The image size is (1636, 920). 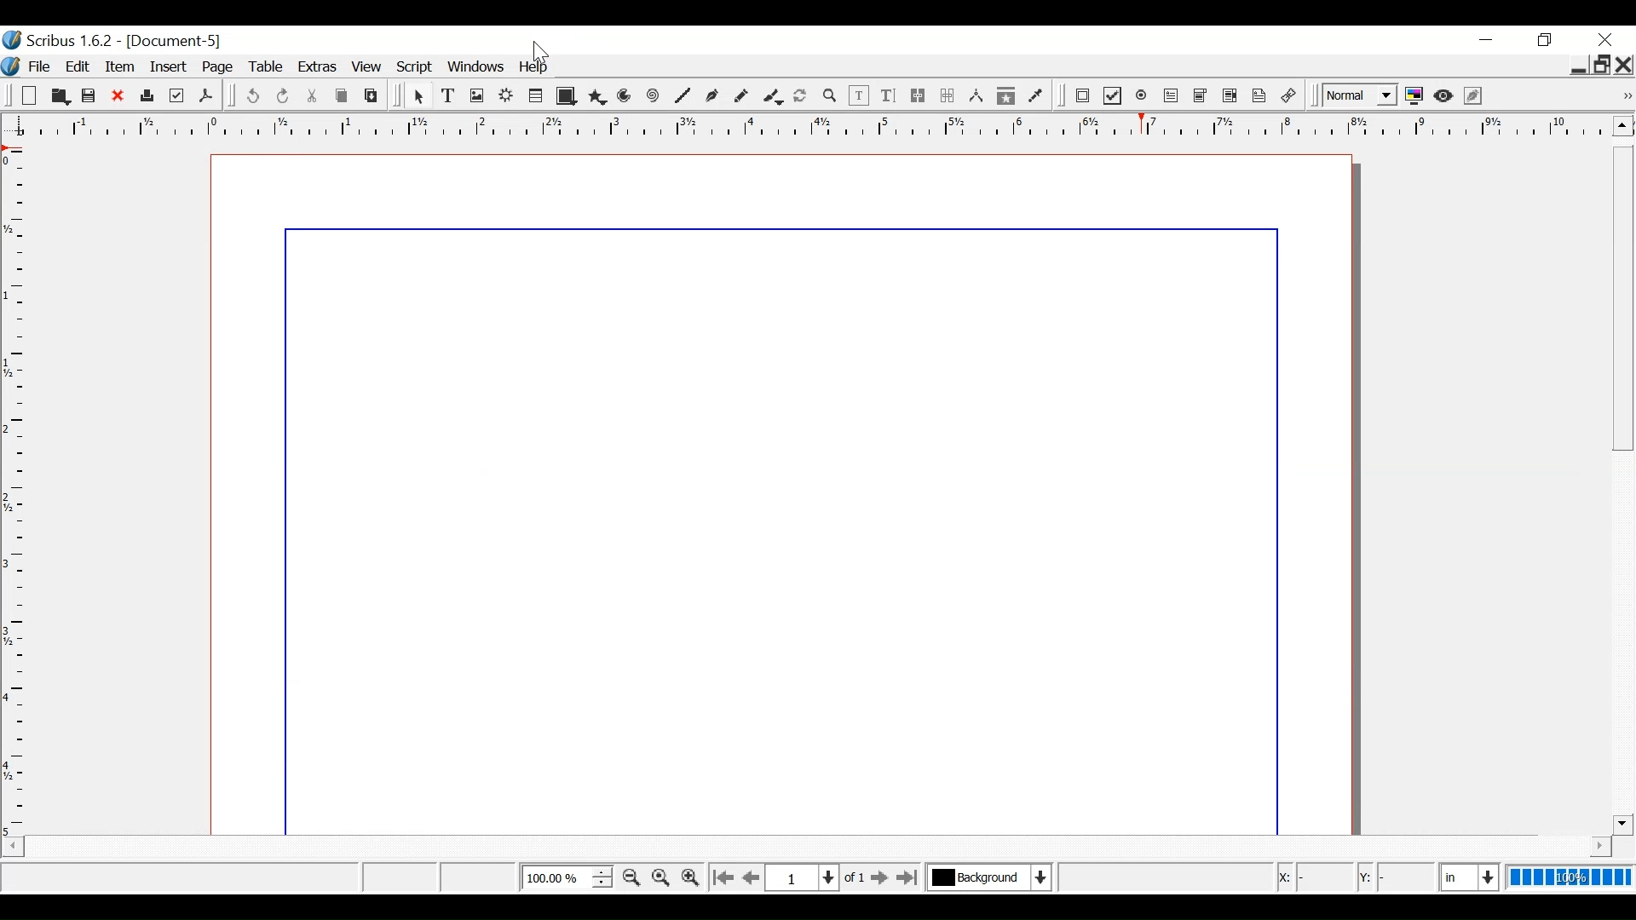 I want to click on Edit, so click(x=79, y=66).